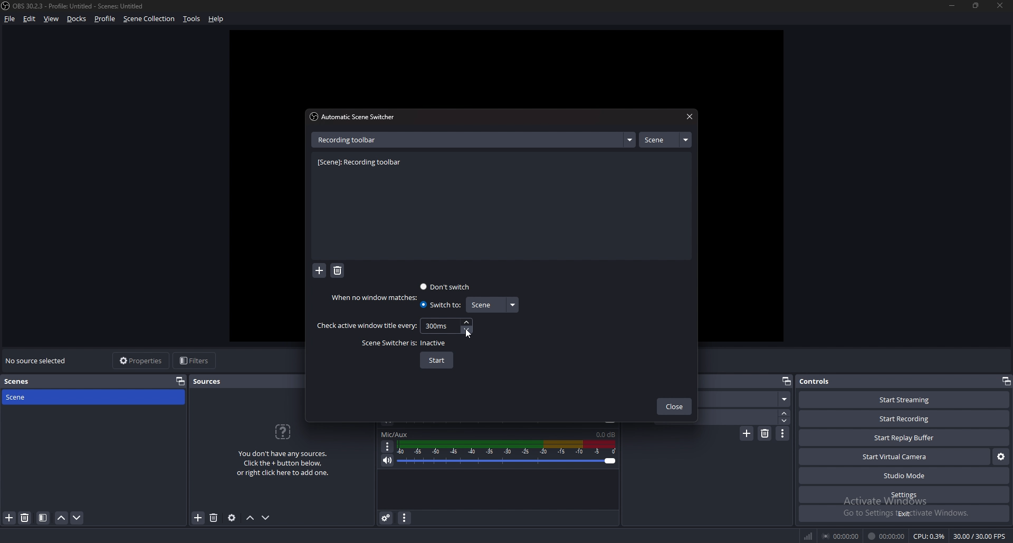 This screenshot has height=543, width=1013. What do you see at coordinates (388, 447) in the screenshot?
I see `options` at bounding box center [388, 447].